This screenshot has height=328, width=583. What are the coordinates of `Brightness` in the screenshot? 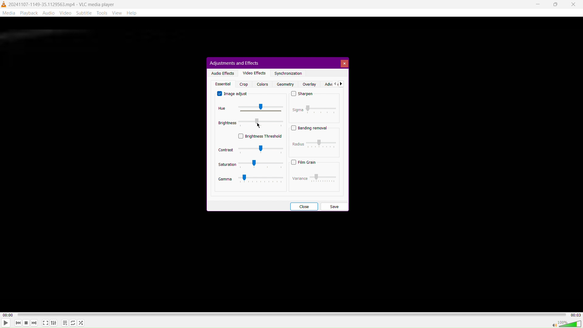 It's located at (251, 123).